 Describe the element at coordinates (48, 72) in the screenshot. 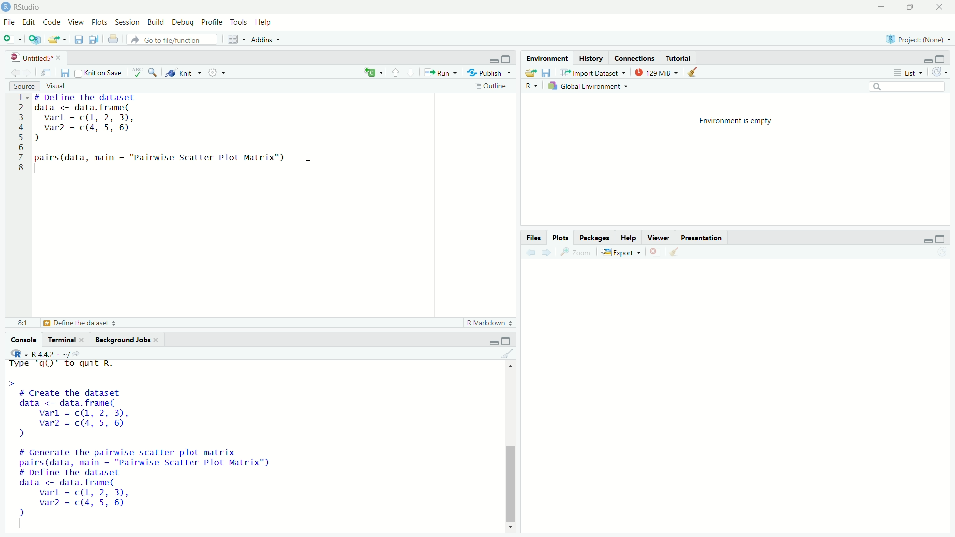

I see `Show in new window` at that location.